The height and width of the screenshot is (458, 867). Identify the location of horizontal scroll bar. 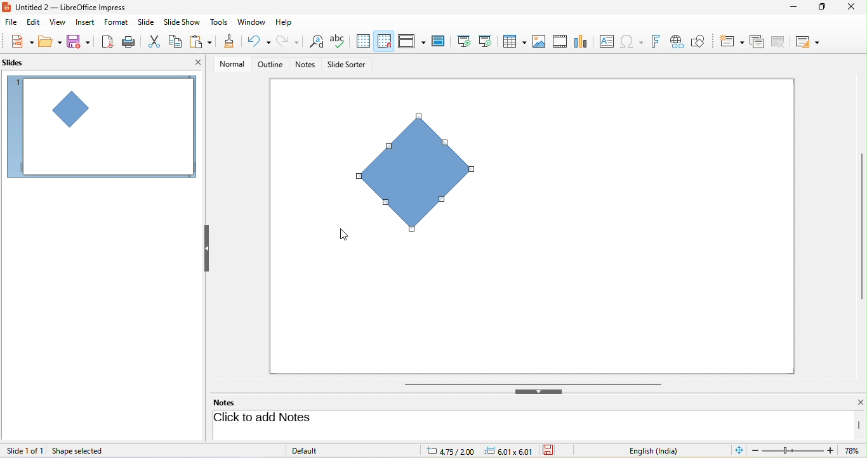
(533, 383).